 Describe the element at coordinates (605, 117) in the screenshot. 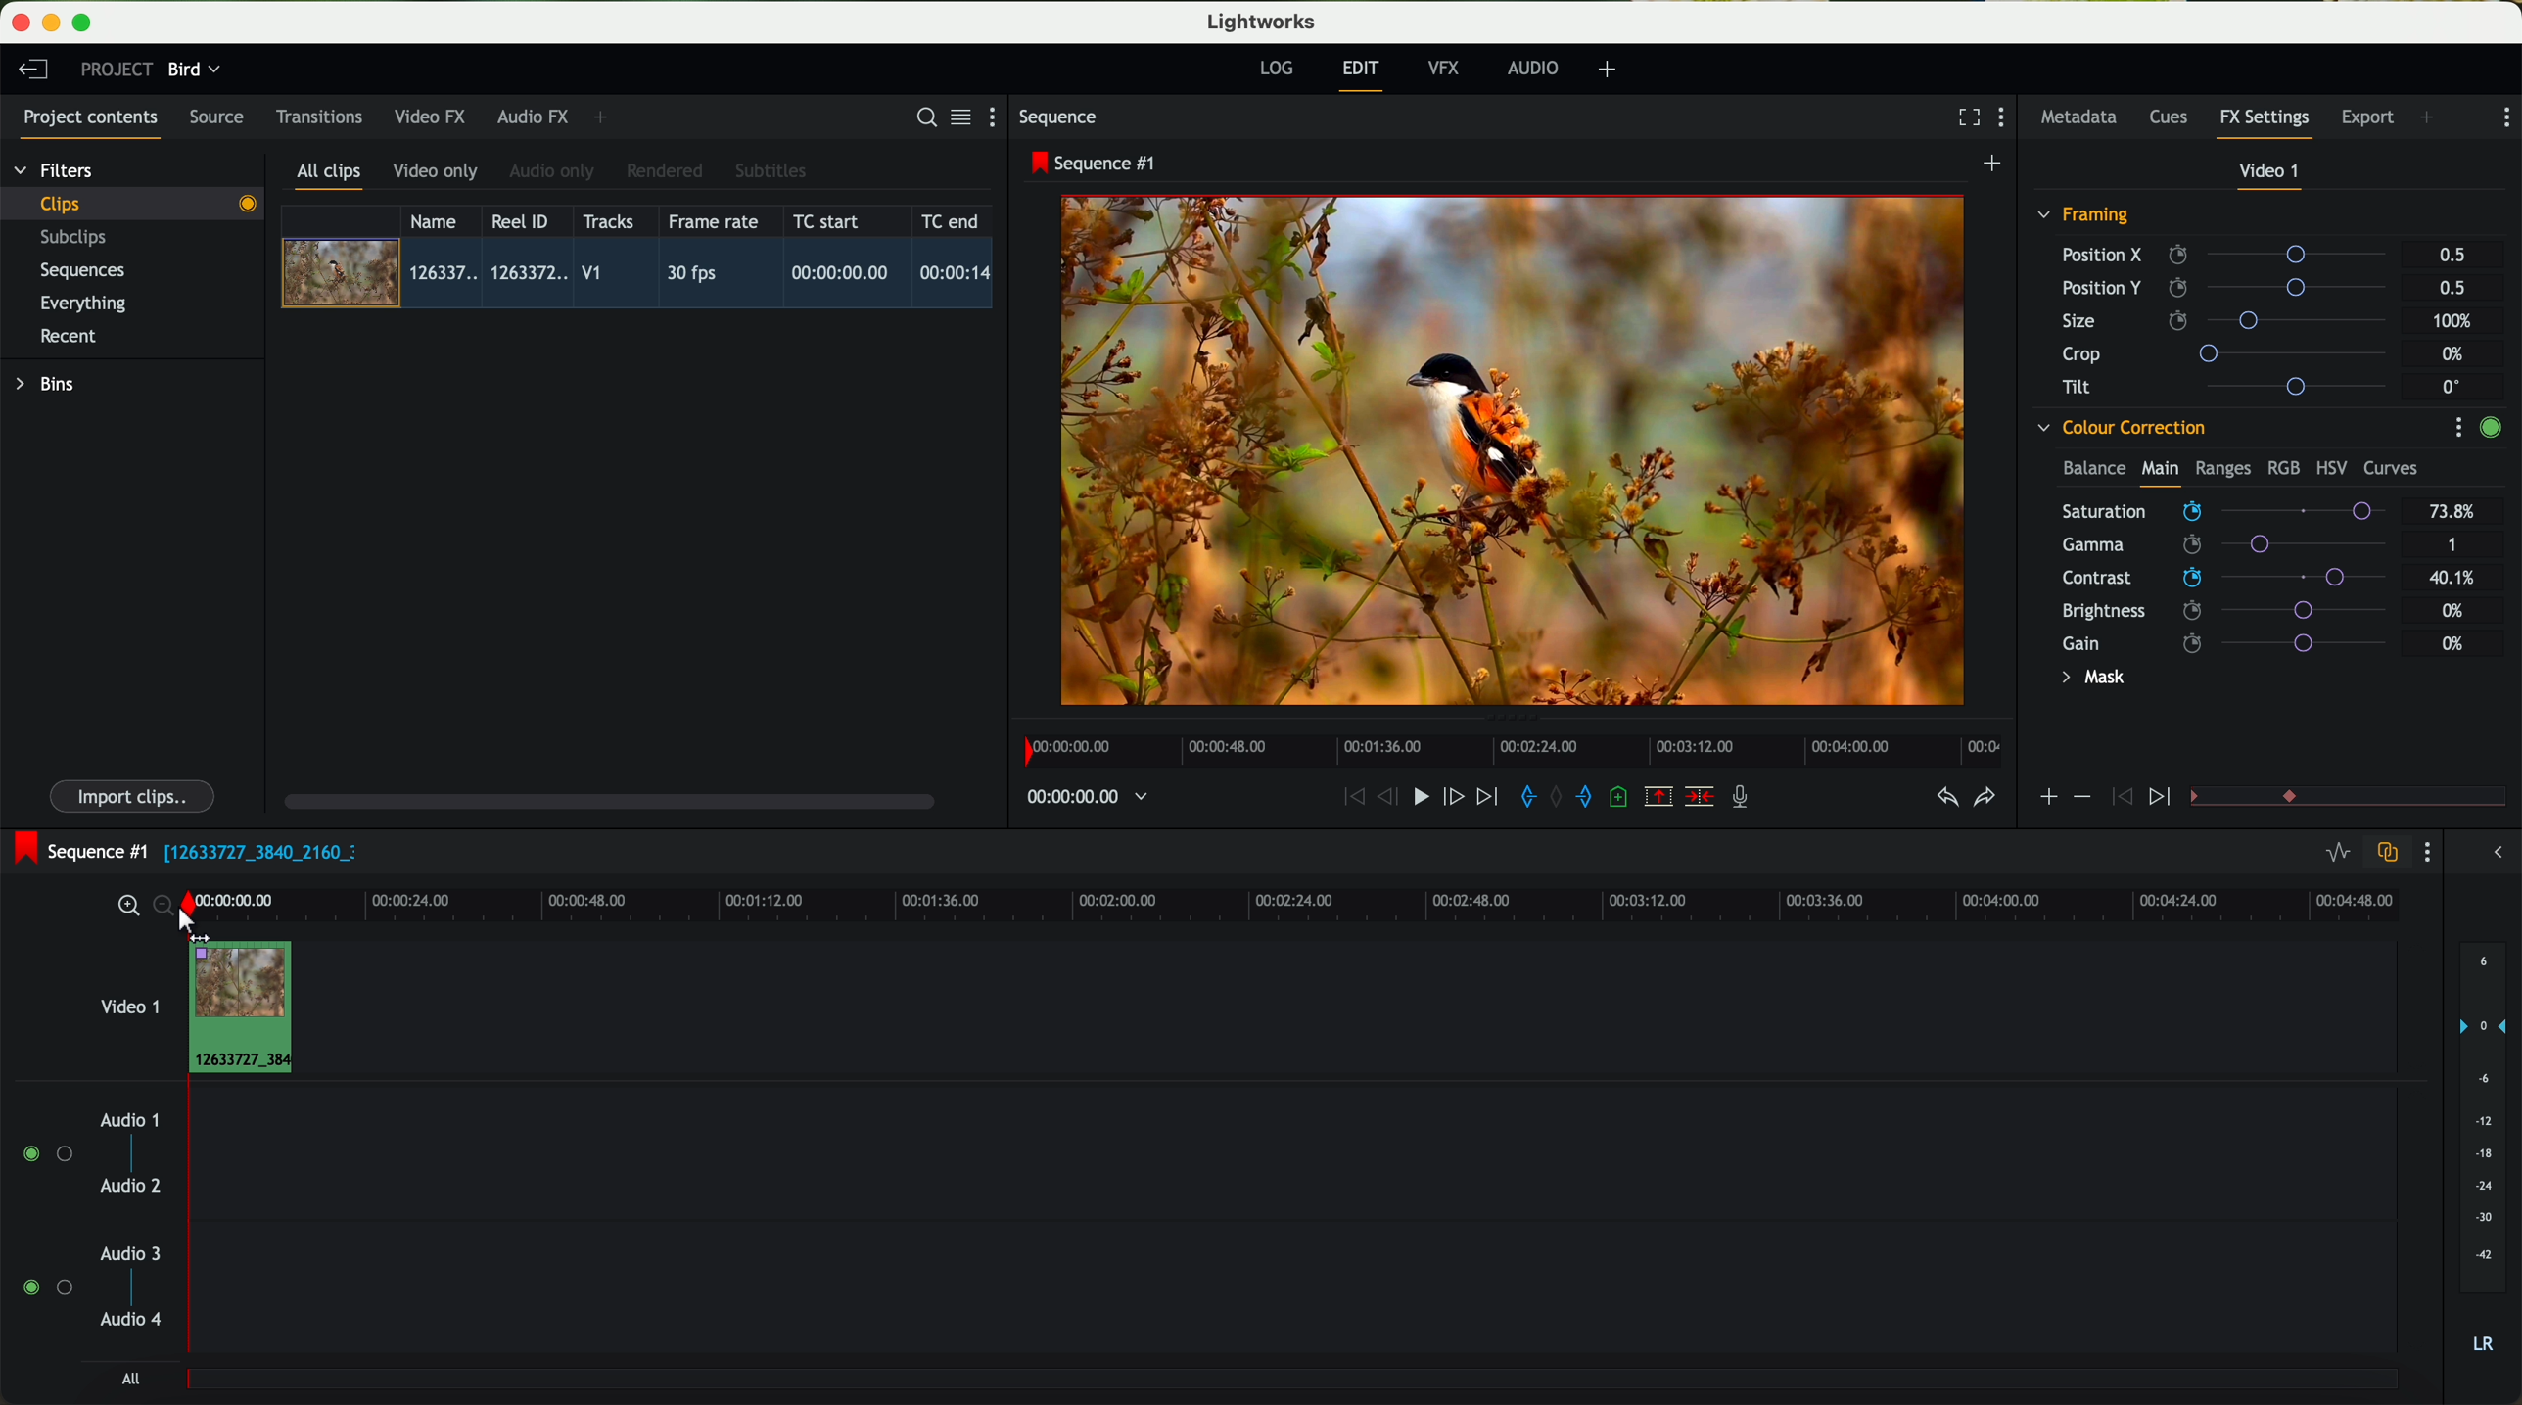

I see `add panel` at that location.